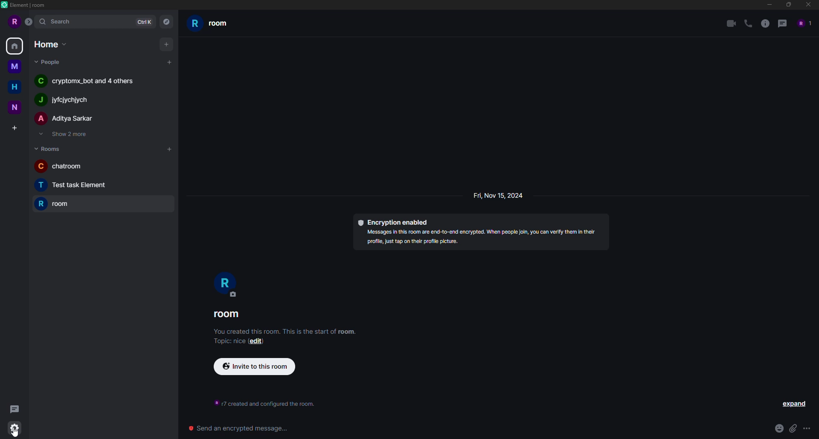 The image size is (819, 439). Describe the element at coordinates (16, 431) in the screenshot. I see `cursor` at that location.